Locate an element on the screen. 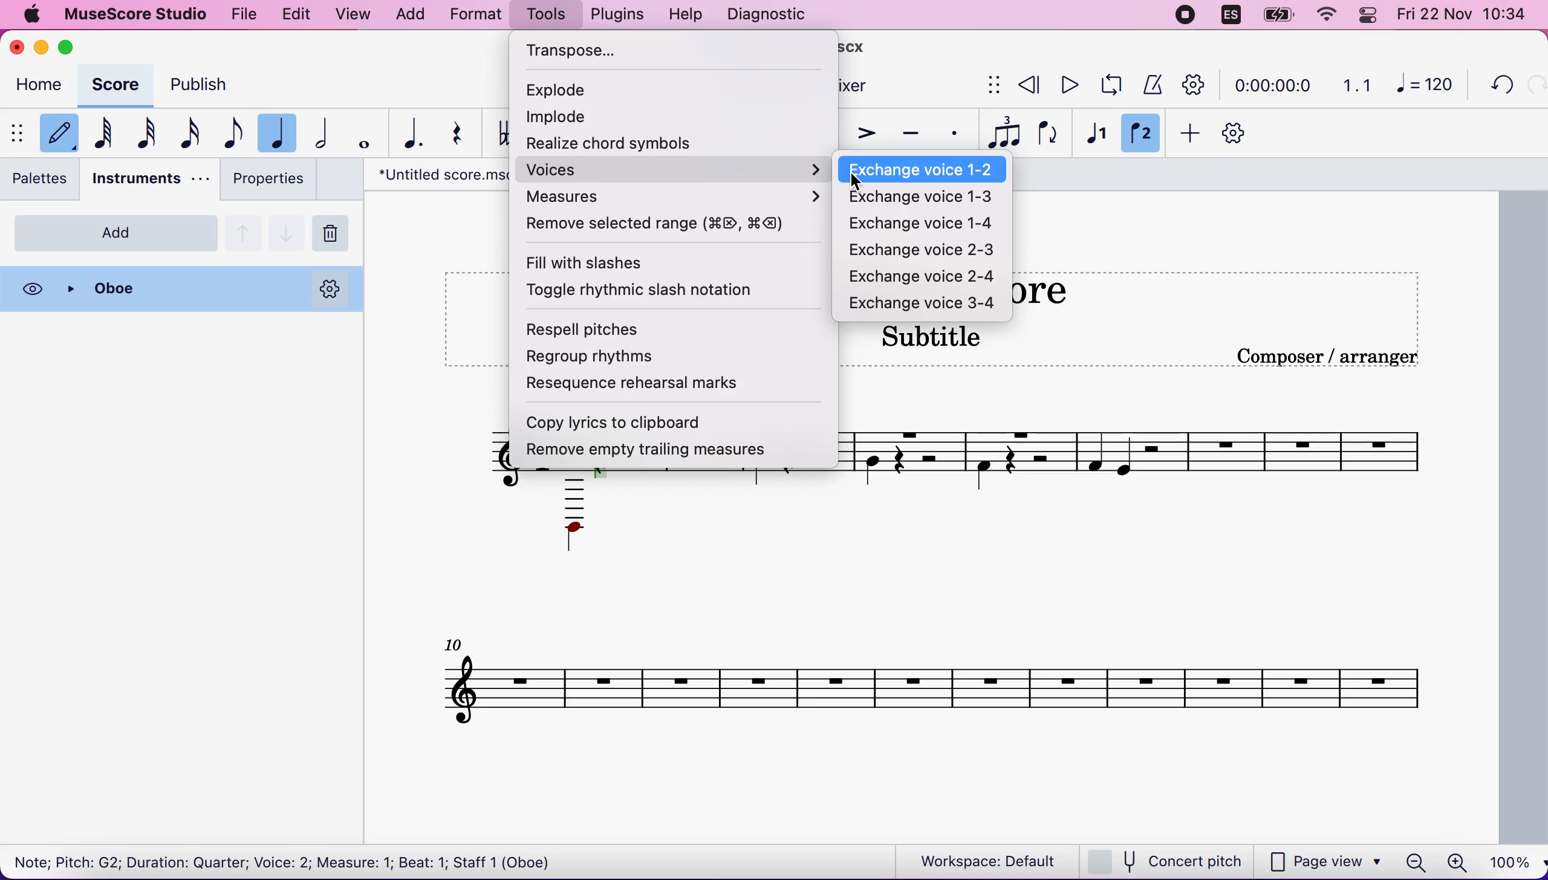  time and date is located at coordinates (1466, 16).